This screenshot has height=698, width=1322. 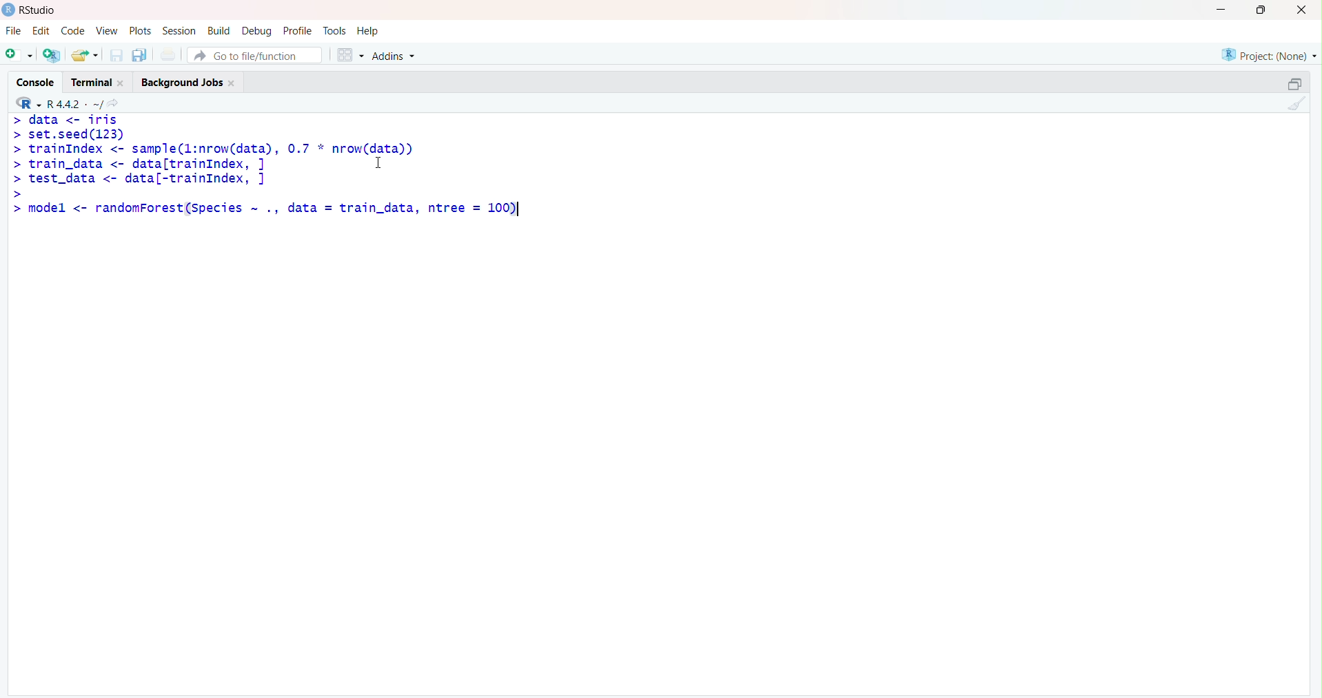 I want to click on Project (None), so click(x=1268, y=54).